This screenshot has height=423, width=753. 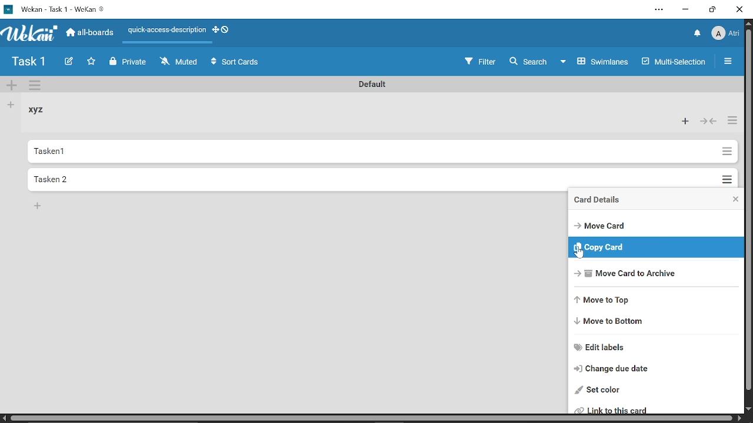 What do you see at coordinates (653, 390) in the screenshot?
I see `Set color` at bounding box center [653, 390].